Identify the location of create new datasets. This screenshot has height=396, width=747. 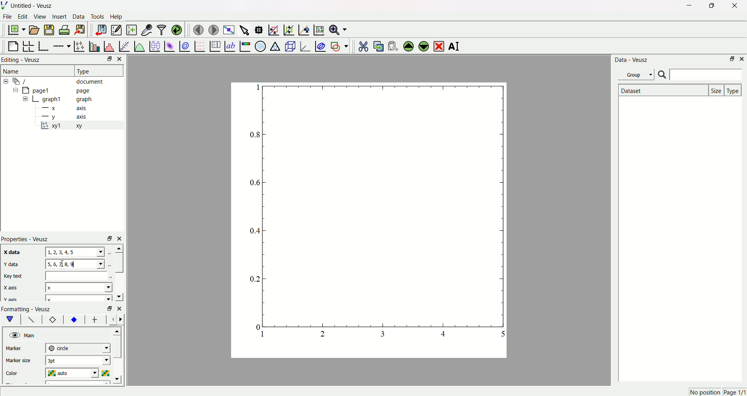
(131, 30).